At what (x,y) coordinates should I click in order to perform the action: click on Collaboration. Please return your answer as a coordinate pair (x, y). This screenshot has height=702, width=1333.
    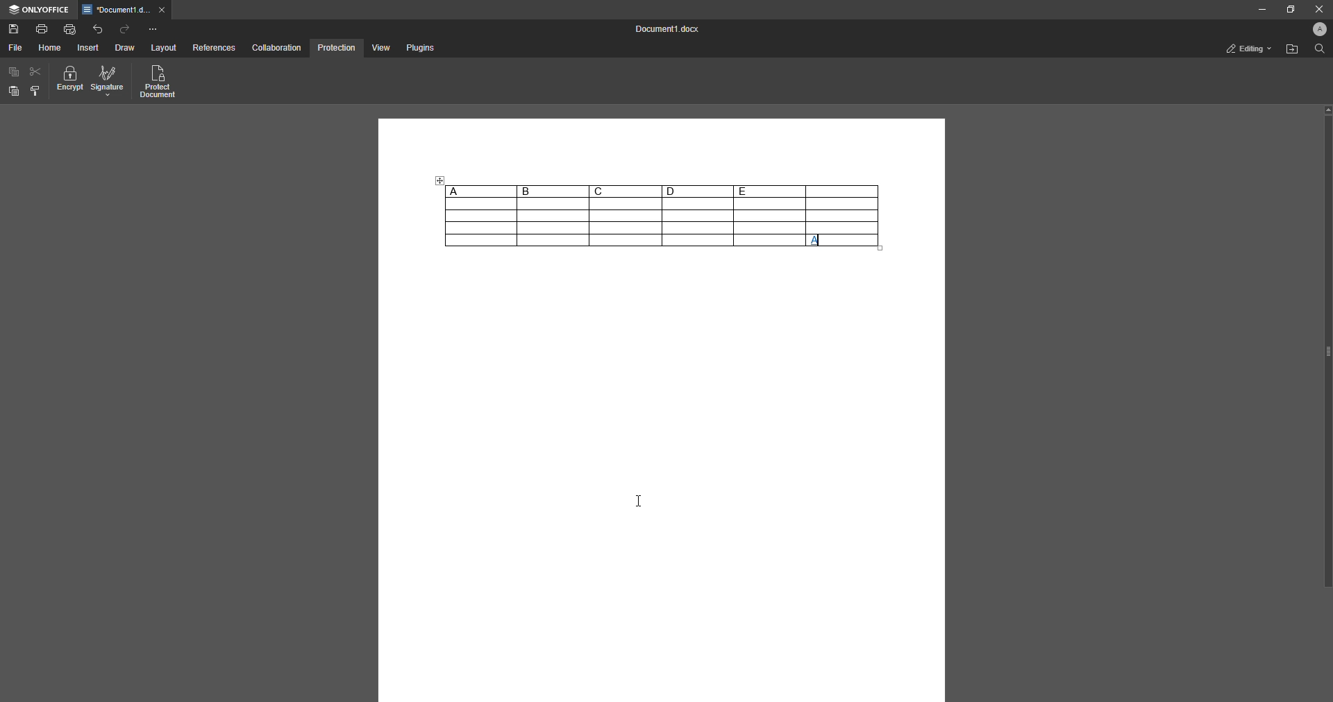
    Looking at the image, I should click on (277, 47).